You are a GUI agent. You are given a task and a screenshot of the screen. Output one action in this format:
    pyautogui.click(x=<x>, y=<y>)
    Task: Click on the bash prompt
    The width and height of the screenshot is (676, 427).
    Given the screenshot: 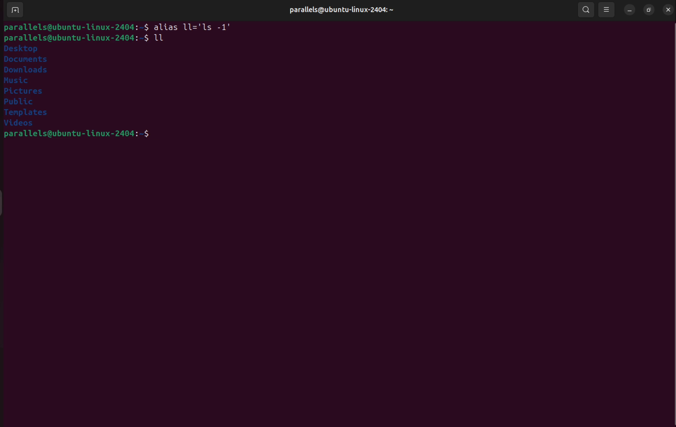 What is the action you would take?
    pyautogui.click(x=75, y=38)
    